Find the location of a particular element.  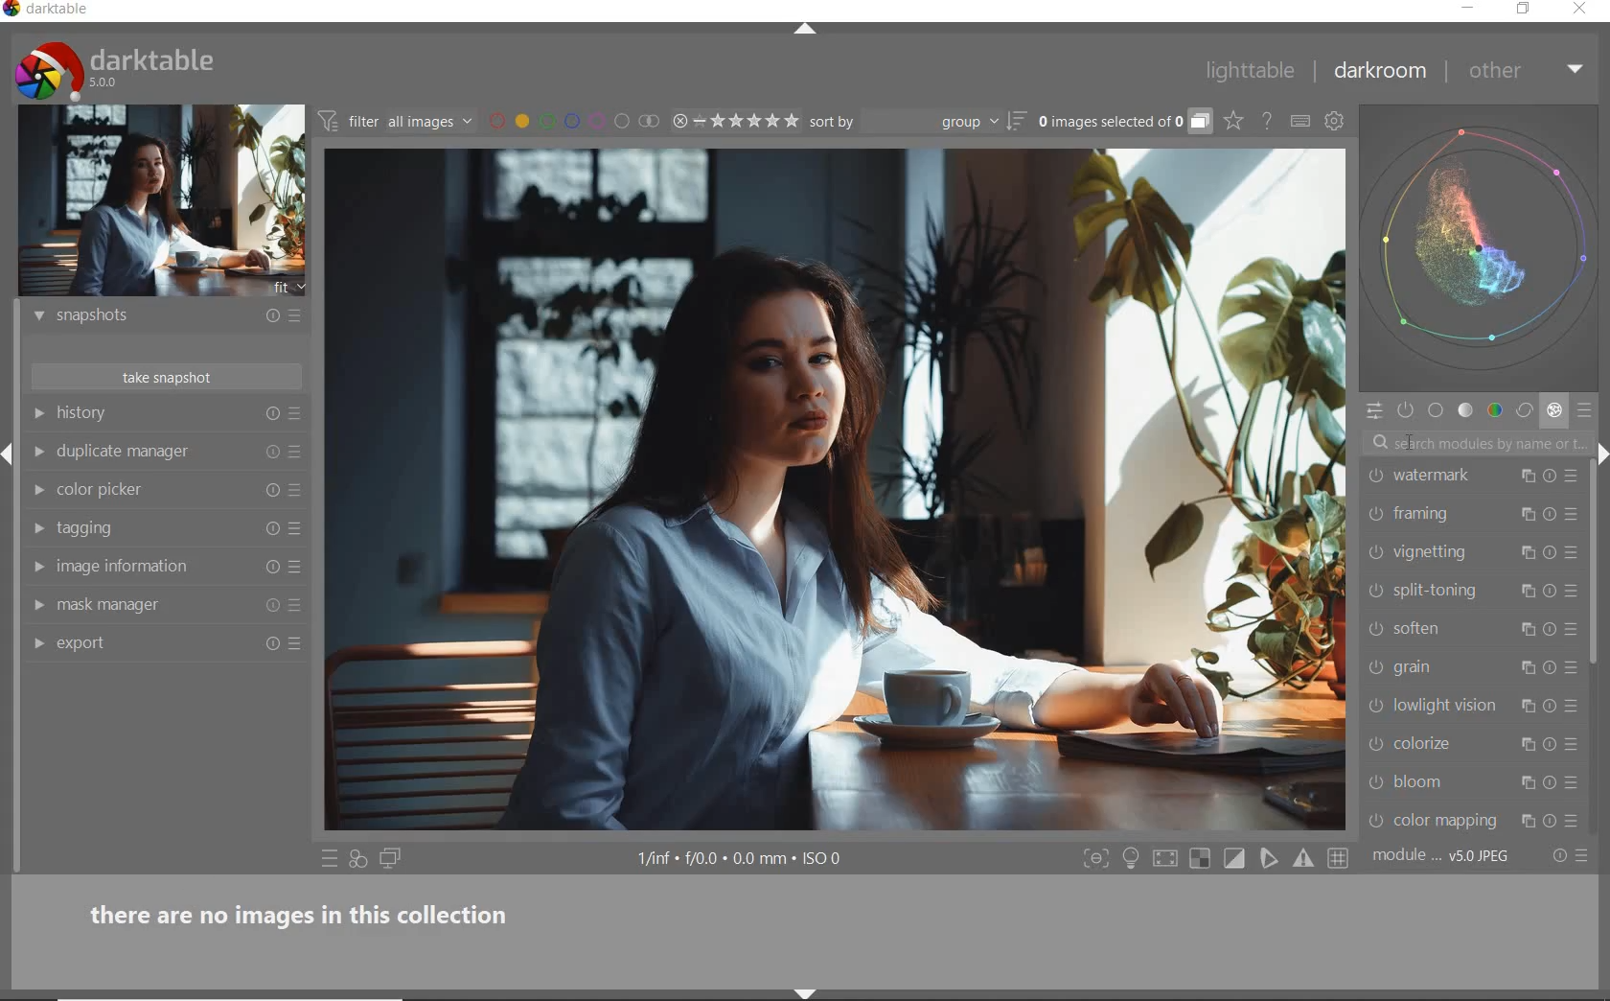

color mapping is located at coordinates (1450, 820).